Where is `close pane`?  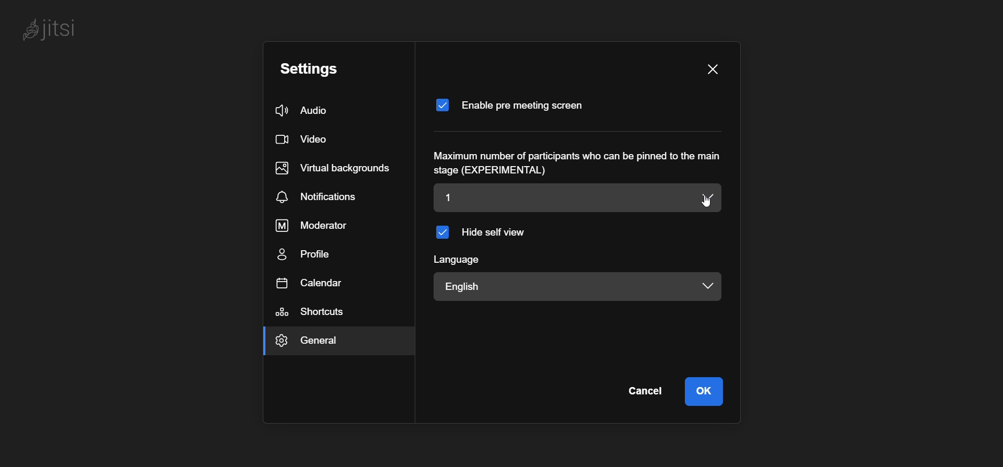
close pane is located at coordinates (712, 71).